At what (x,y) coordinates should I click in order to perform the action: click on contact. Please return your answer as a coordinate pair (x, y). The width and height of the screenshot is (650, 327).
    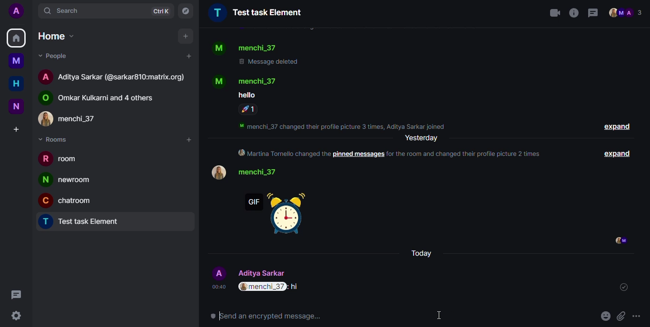
    Looking at the image, I should click on (251, 273).